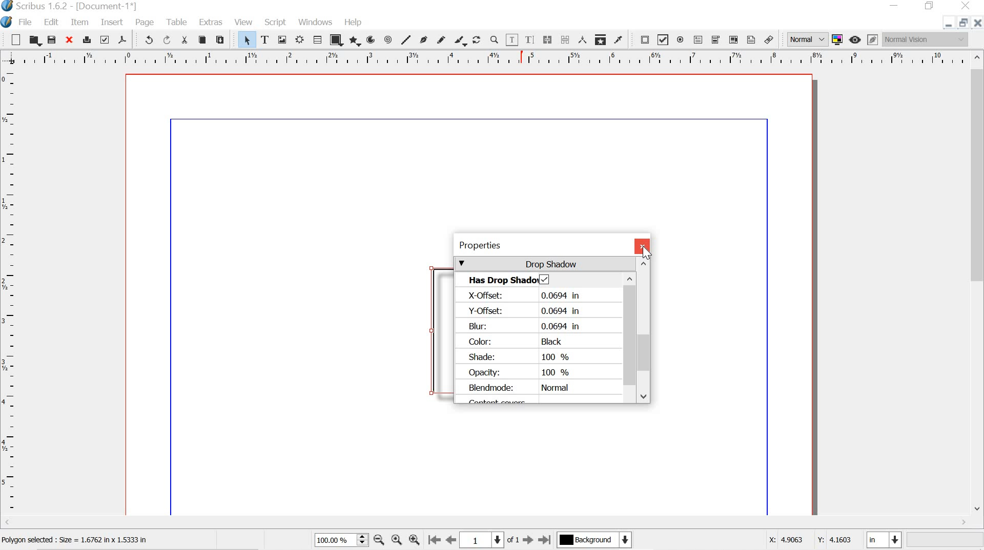 This screenshot has height=550, width=984. What do you see at coordinates (435, 541) in the screenshot?
I see `go to the first page` at bounding box center [435, 541].